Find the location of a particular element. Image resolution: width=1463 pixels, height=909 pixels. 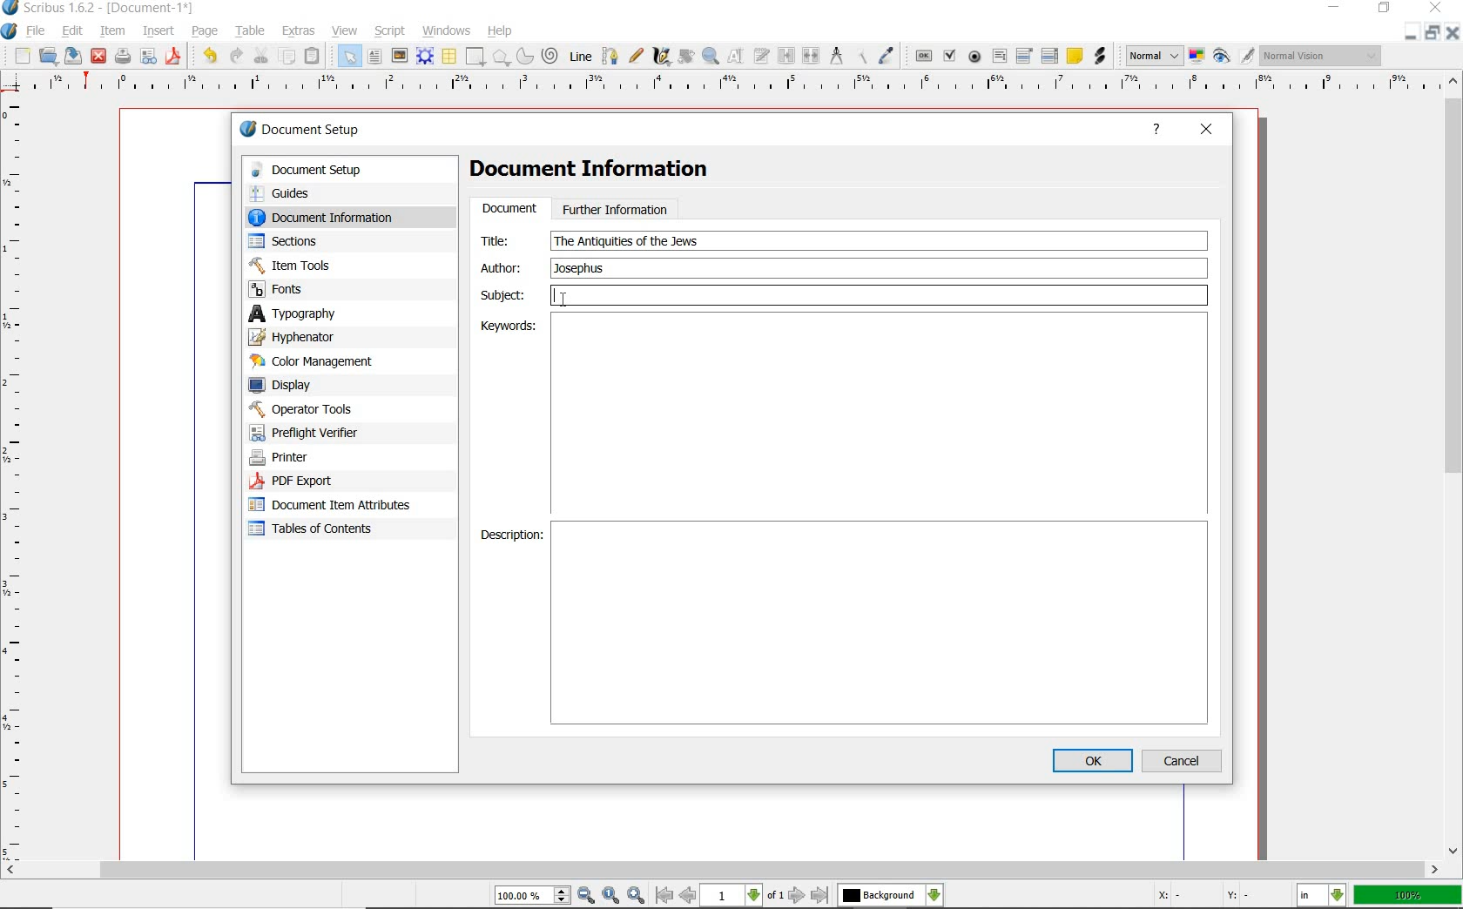

ruler is located at coordinates (738, 87).